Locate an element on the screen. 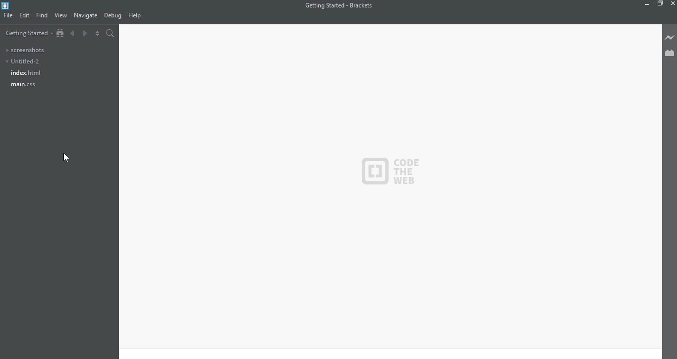 This screenshot has width=677, height=359. screenshots is located at coordinates (27, 50).